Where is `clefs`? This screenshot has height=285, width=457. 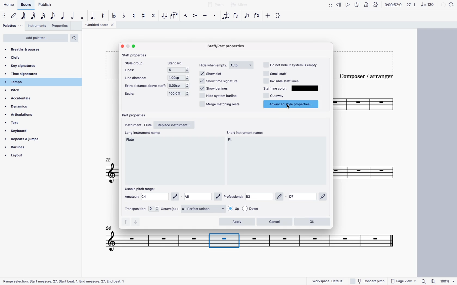 clefs is located at coordinates (21, 59).